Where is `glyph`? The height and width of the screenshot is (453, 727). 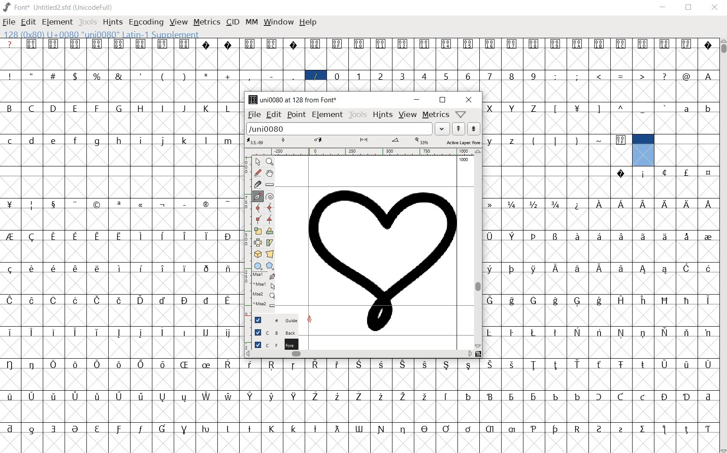 glyph is located at coordinates (512, 269).